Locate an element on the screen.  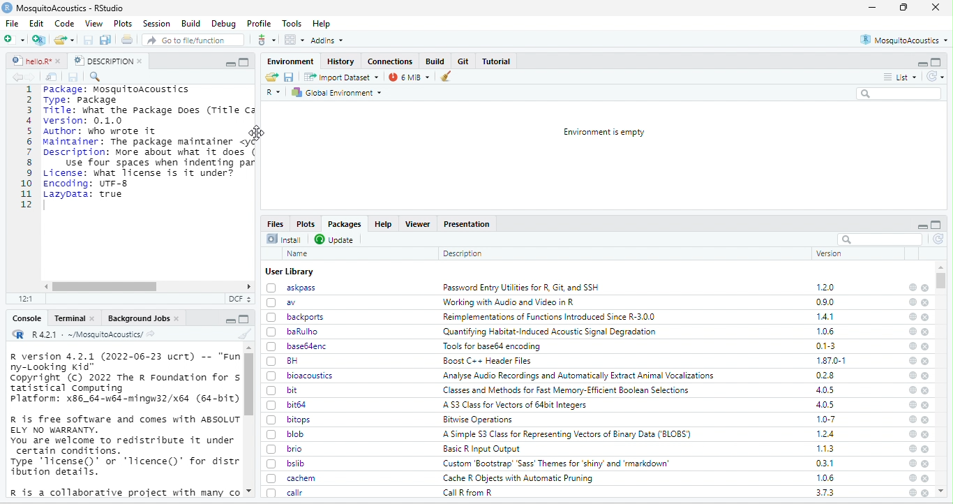
av is located at coordinates (285, 303).